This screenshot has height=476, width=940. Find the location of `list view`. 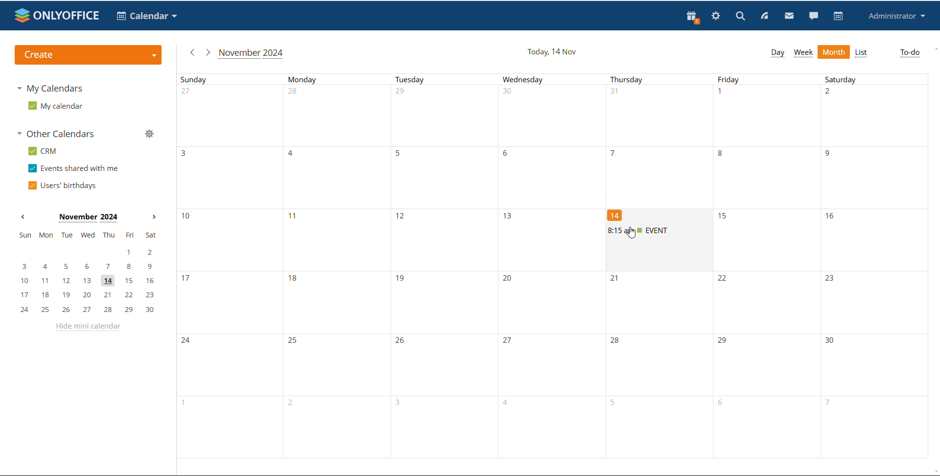

list view is located at coordinates (862, 53).